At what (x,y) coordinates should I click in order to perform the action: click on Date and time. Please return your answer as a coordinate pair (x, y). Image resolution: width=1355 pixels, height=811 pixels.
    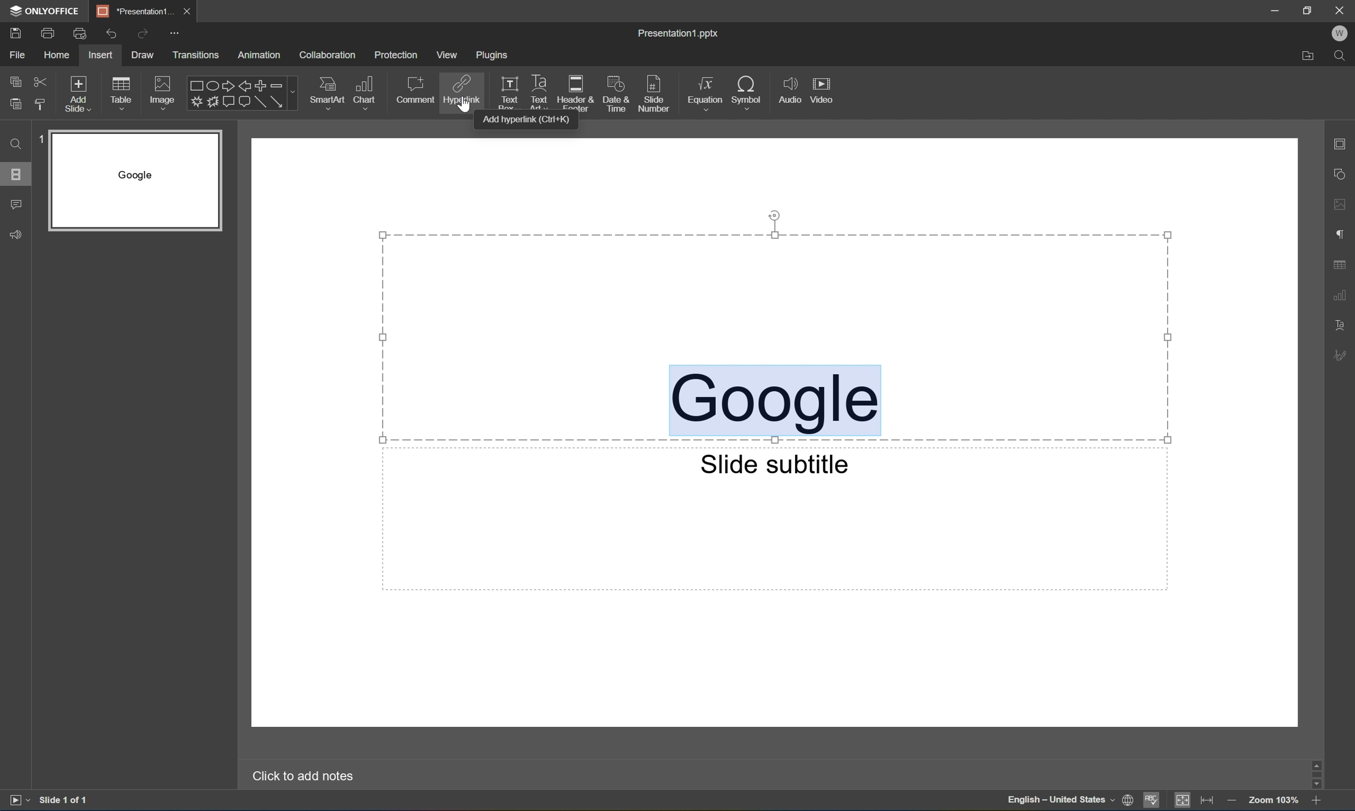
    Looking at the image, I should click on (617, 91).